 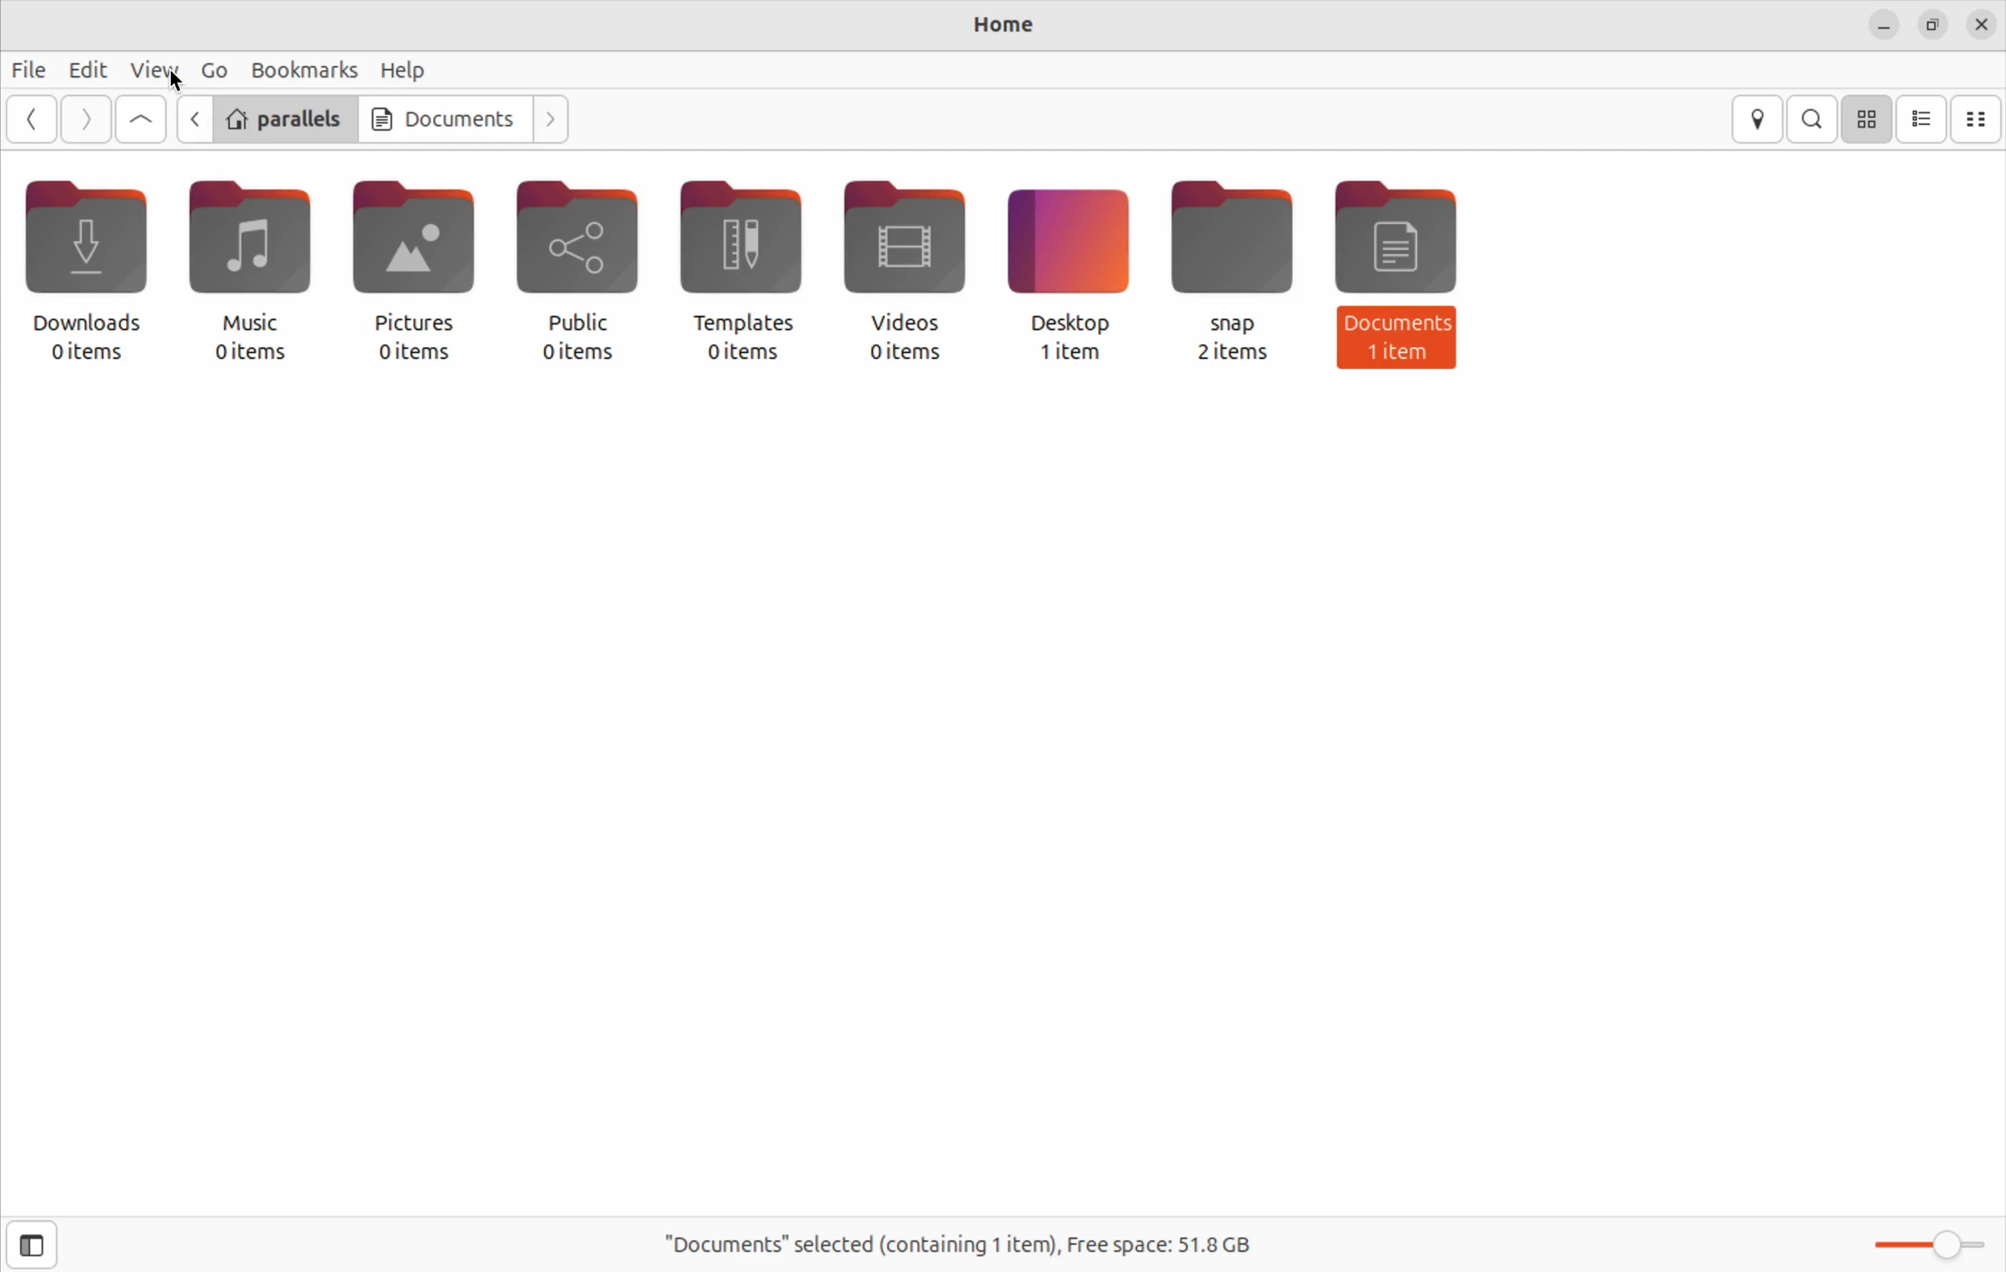 What do you see at coordinates (581, 249) in the screenshot?
I see `Public` at bounding box center [581, 249].